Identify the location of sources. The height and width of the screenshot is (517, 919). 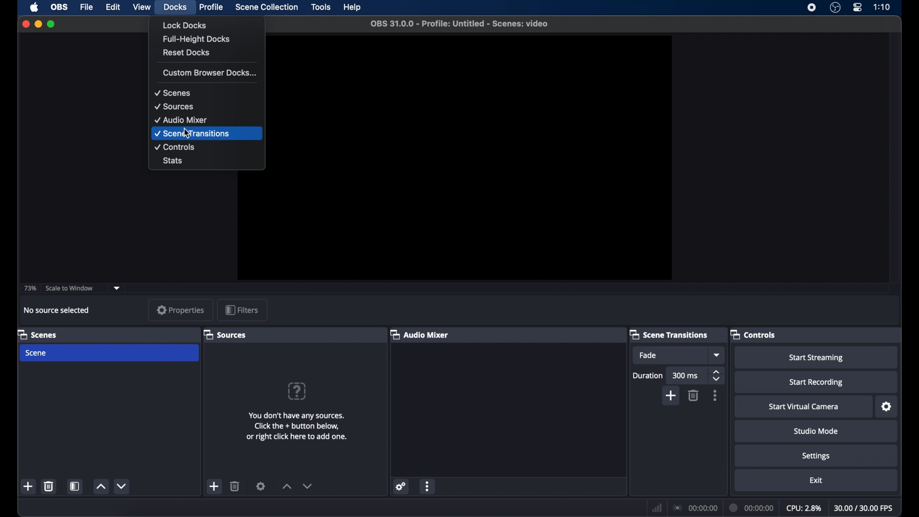
(226, 334).